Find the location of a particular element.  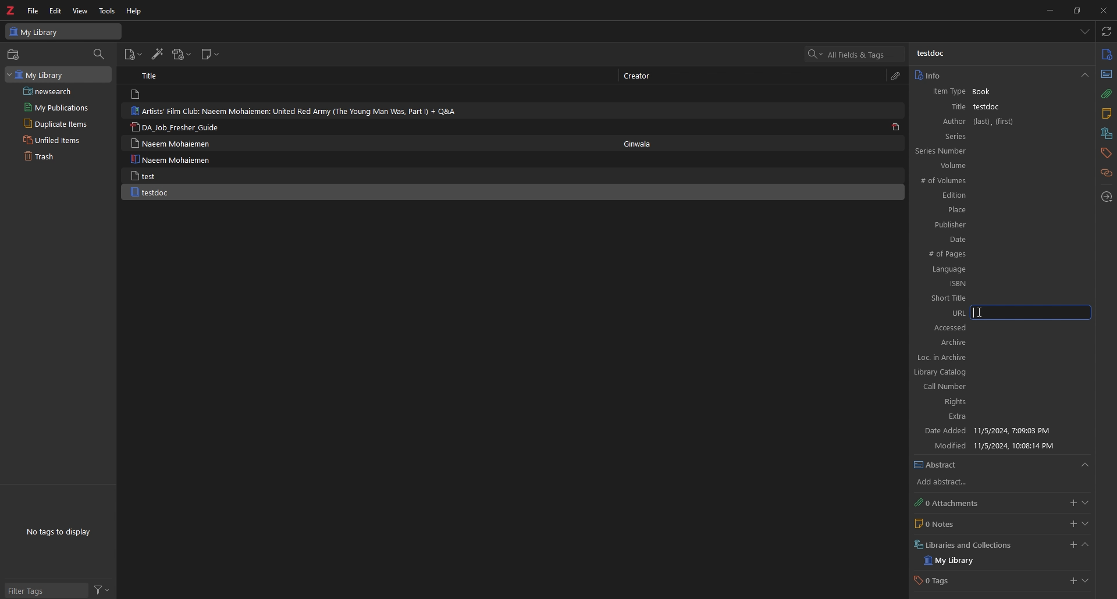

view is located at coordinates (80, 10).